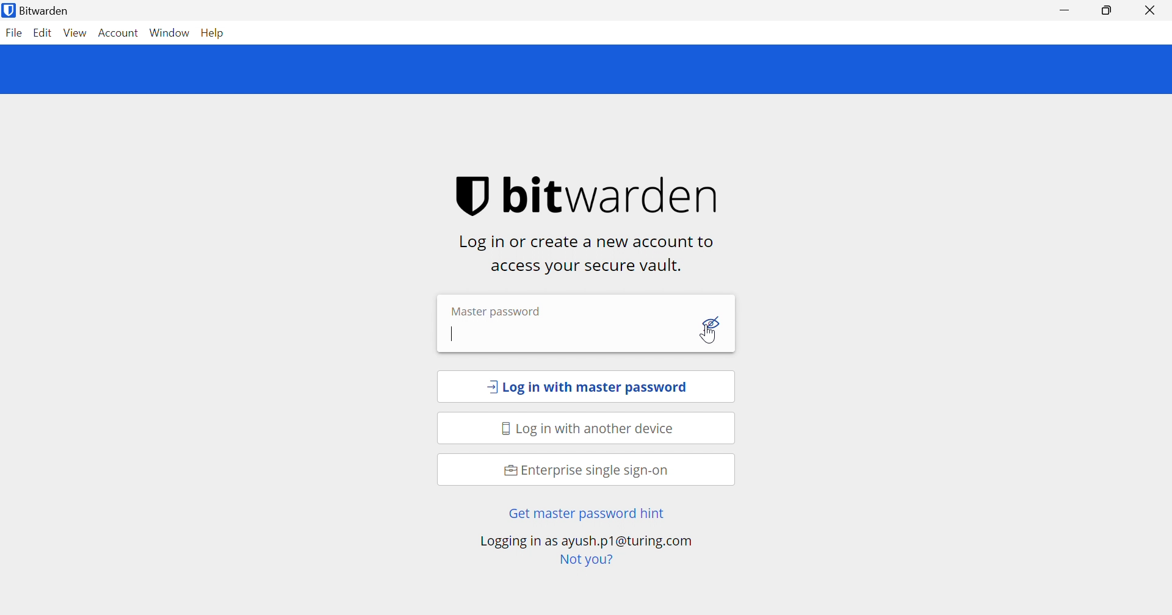  Describe the element at coordinates (584, 267) in the screenshot. I see `access your vault.` at that location.